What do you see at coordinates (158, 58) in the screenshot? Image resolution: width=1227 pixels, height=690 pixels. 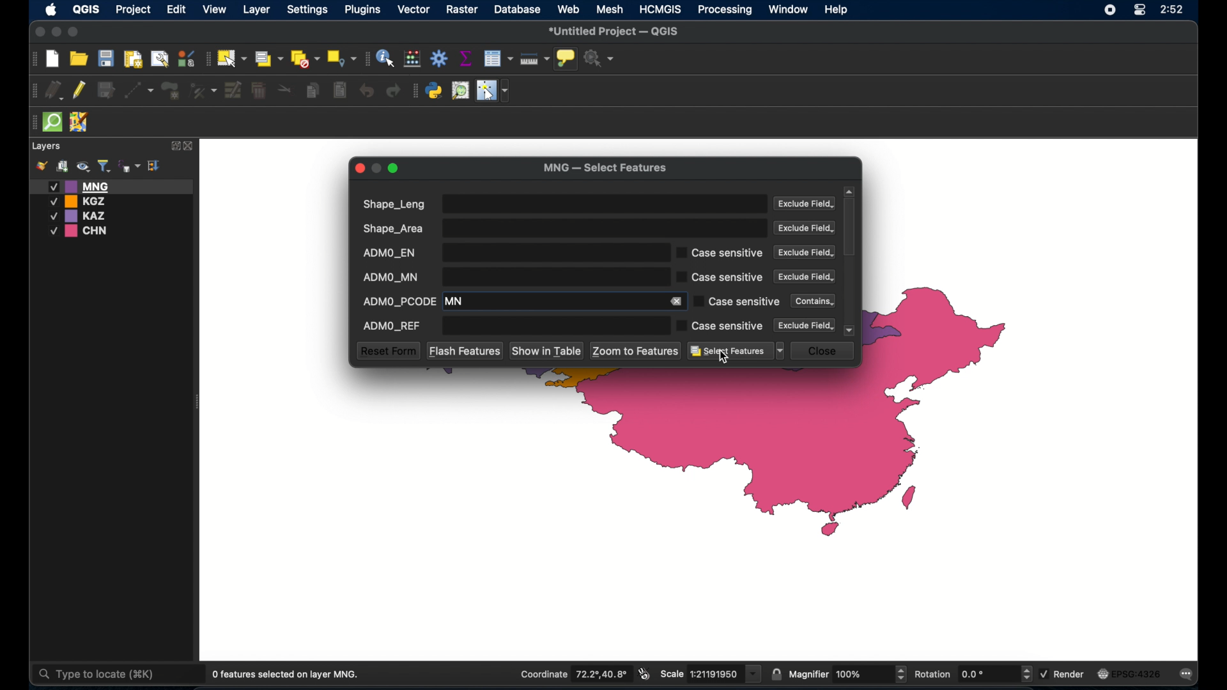 I see `open layout manager` at bounding box center [158, 58].